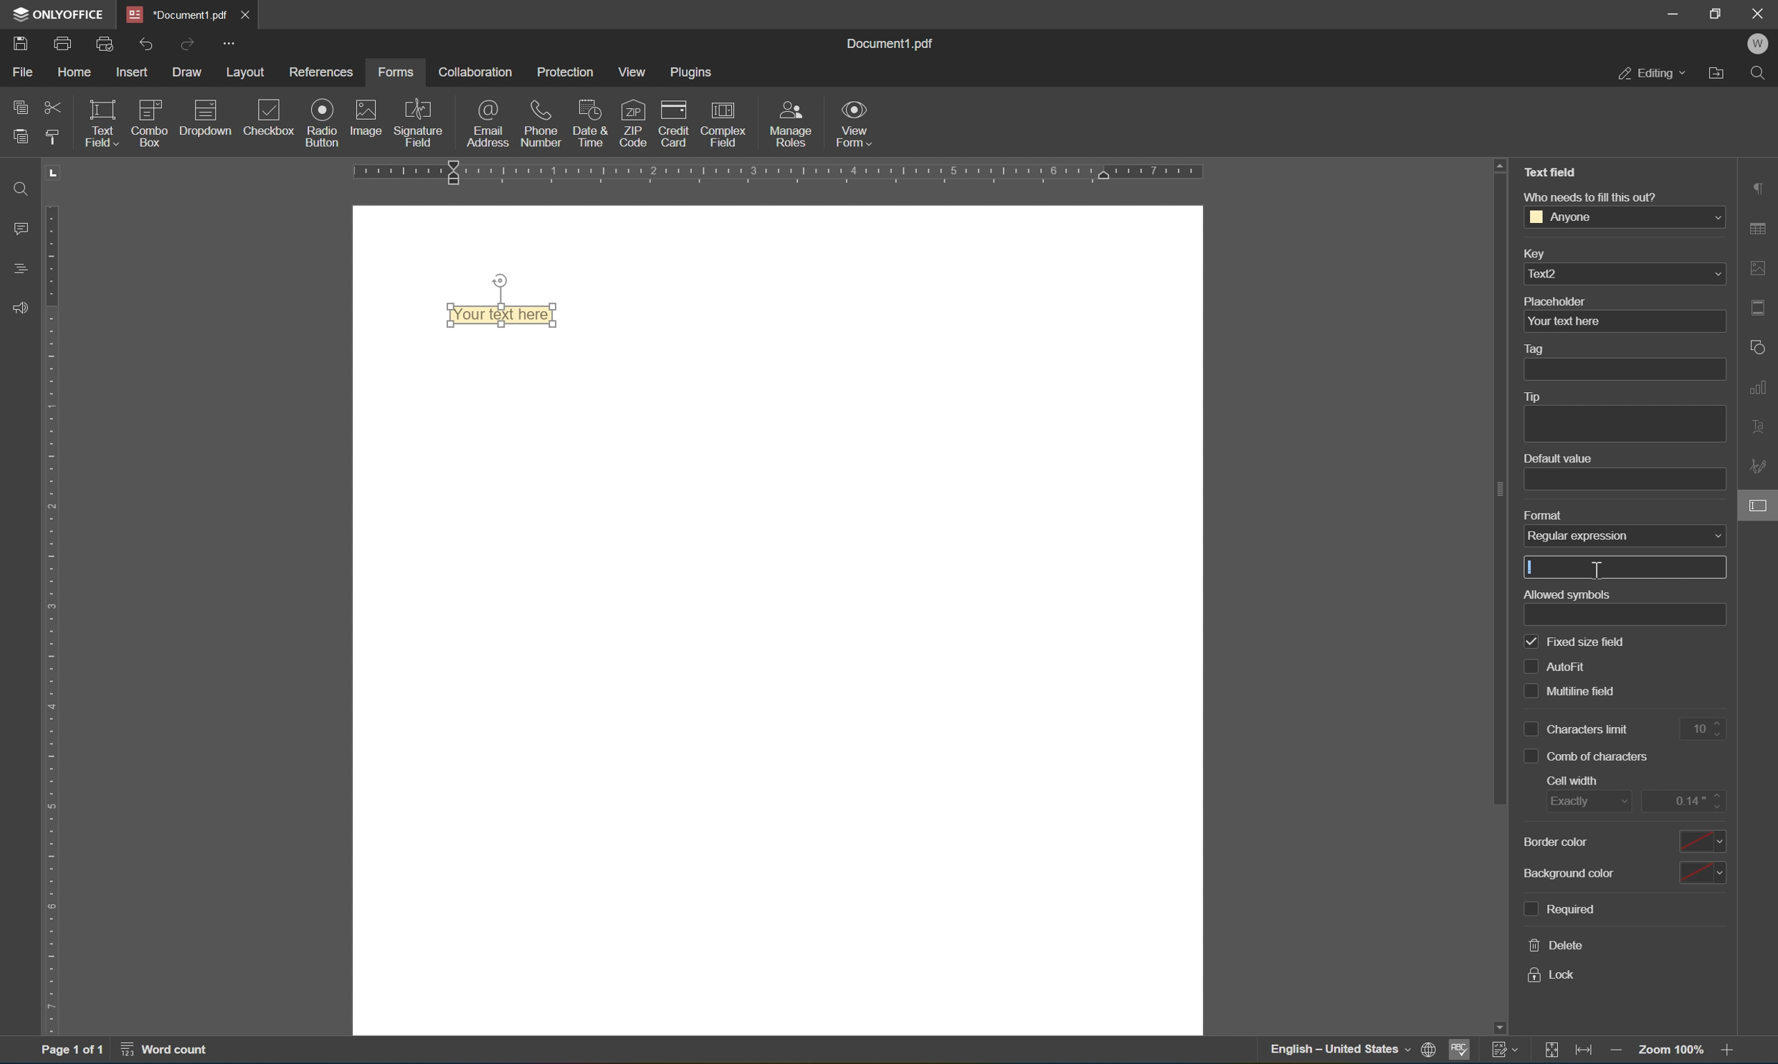 The height and width of the screenshot is (1064, 1778). What do you see at coordinates (777, 174) in the screenshot?
I see `ruler` at bounding box center [777, 174].